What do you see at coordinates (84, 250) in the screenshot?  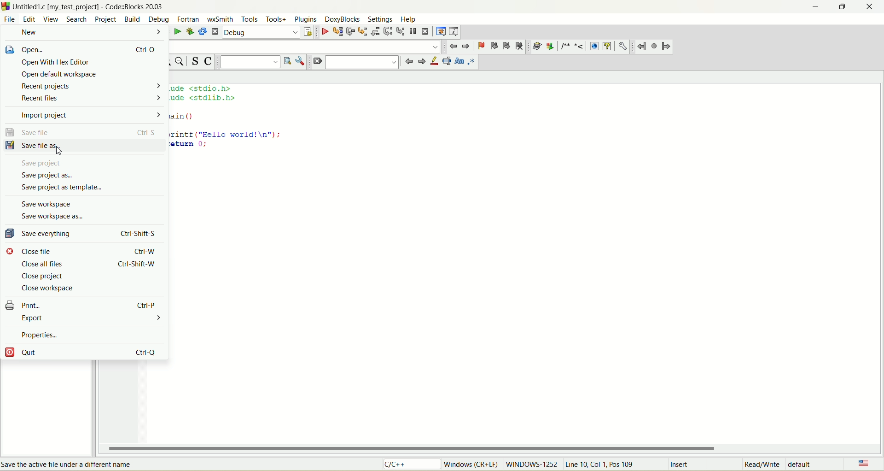 I see `close file` at bounding box center [84, 250].